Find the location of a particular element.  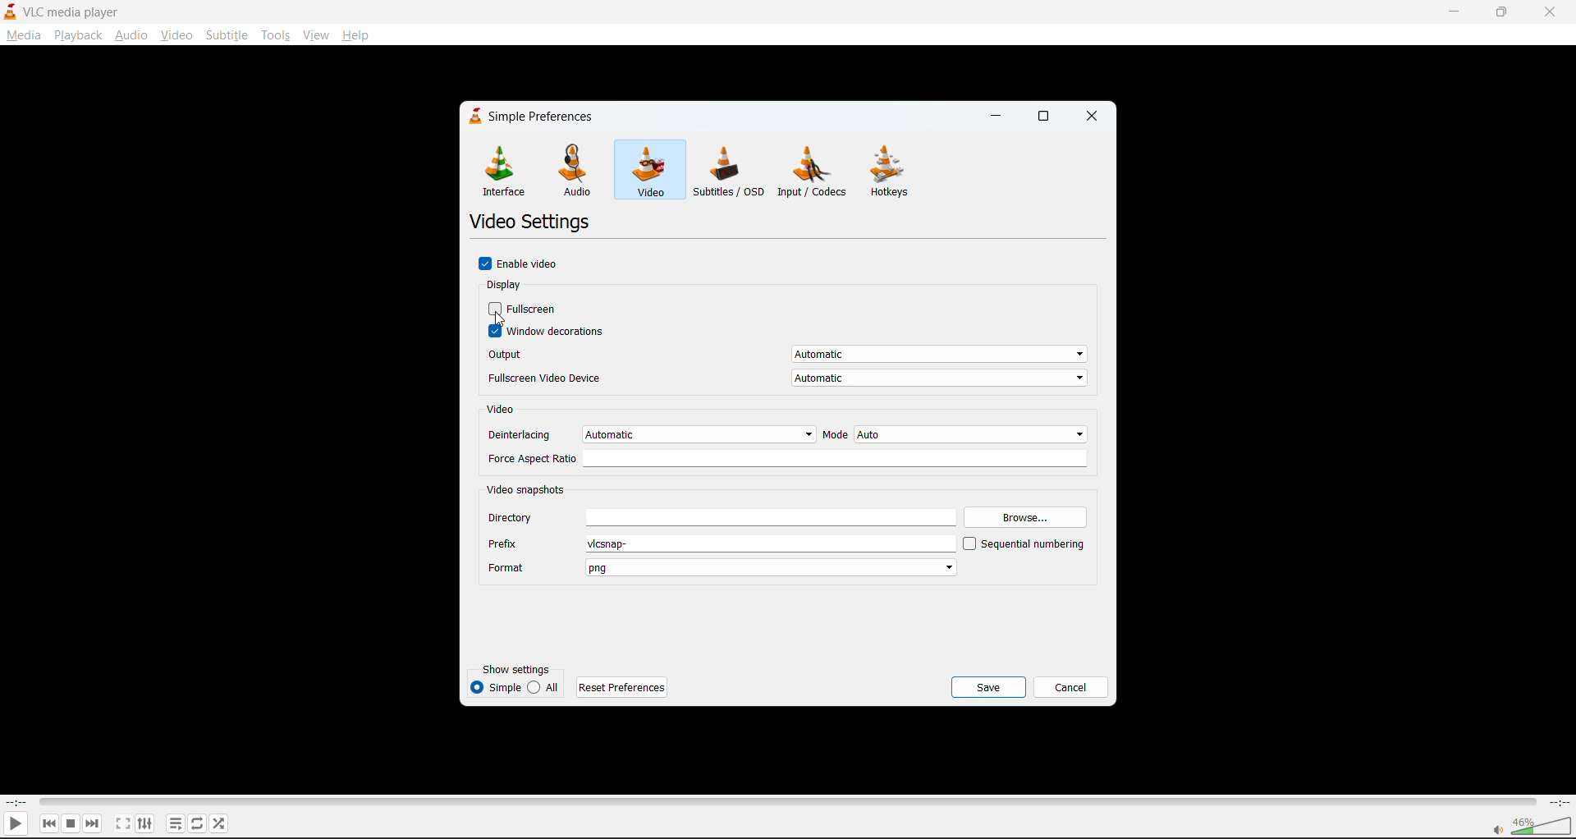

tools is located at coordinates (277, 36).